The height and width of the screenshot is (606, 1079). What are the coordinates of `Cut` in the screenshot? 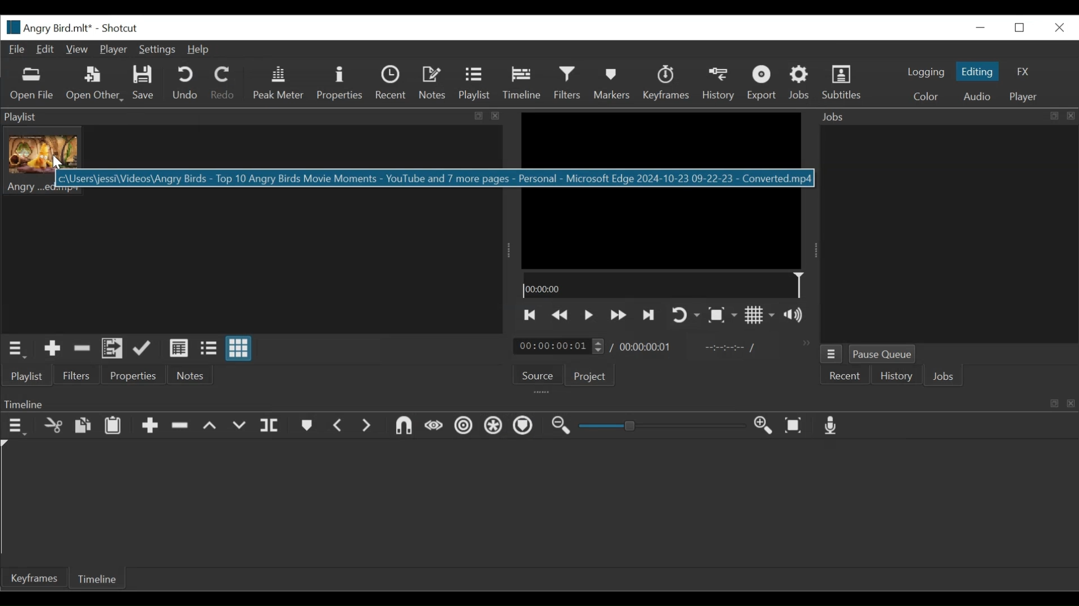 It's located at (53, 426).